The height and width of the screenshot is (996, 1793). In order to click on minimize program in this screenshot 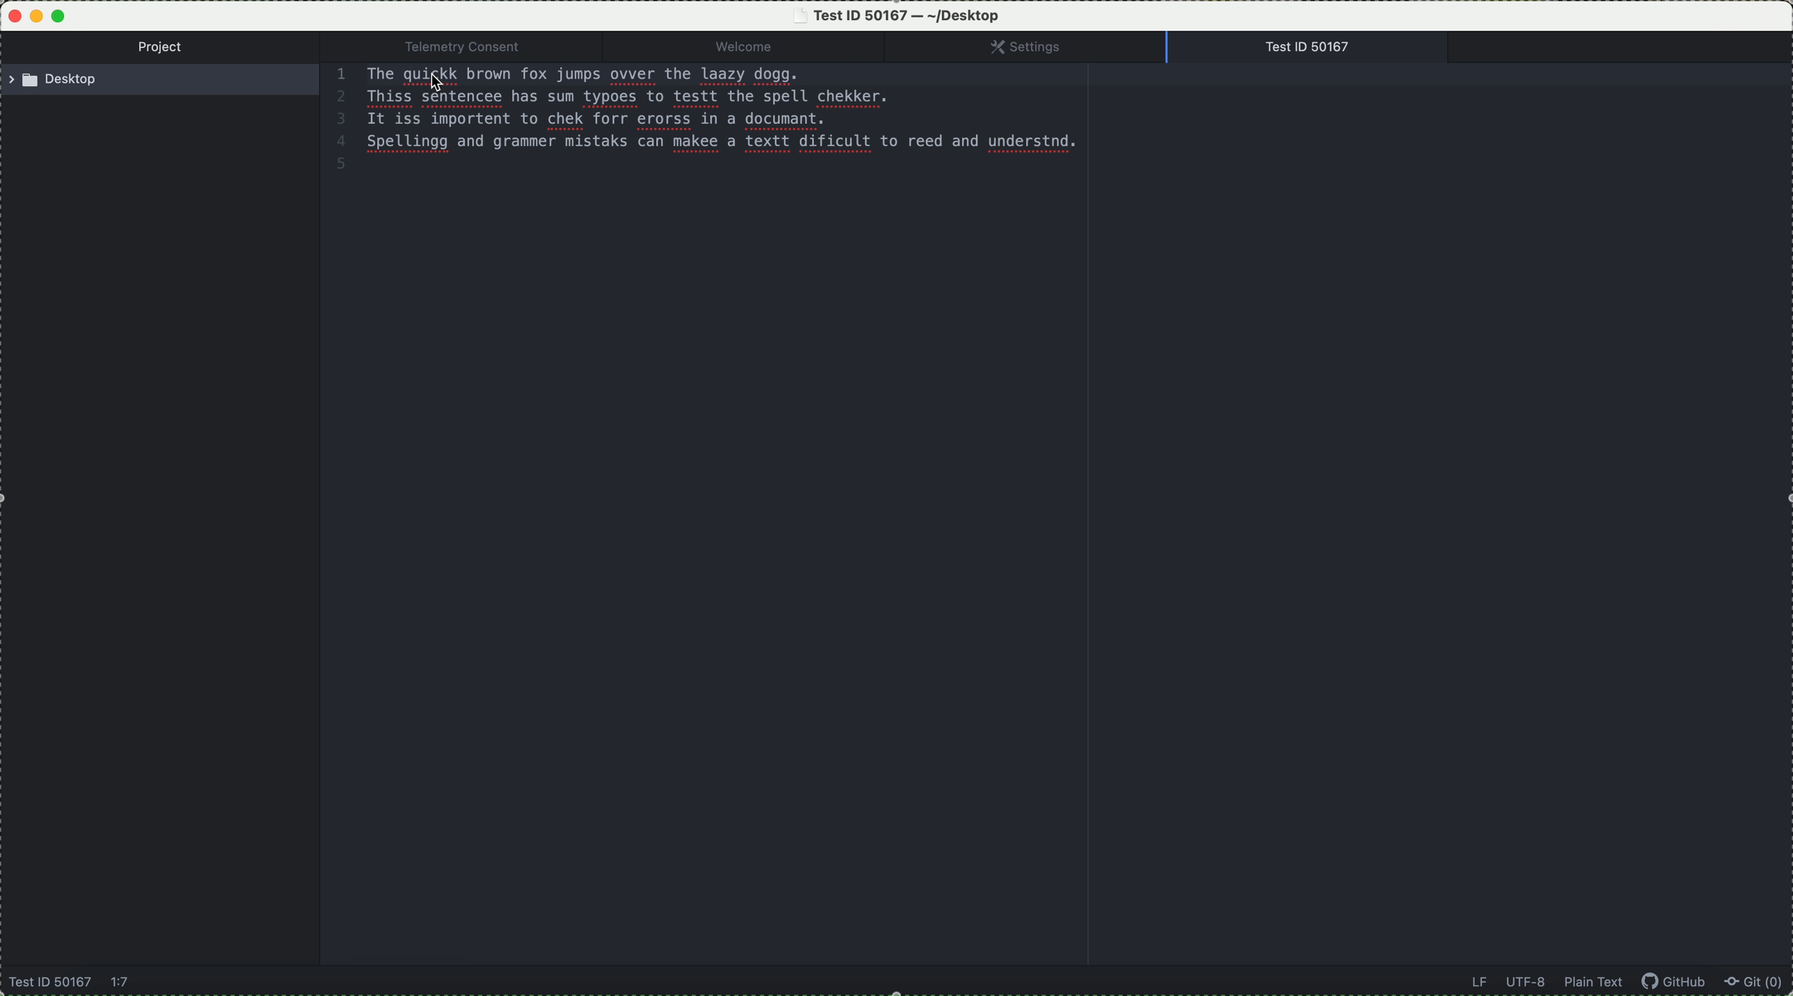, I will do `click(37, 17)`.